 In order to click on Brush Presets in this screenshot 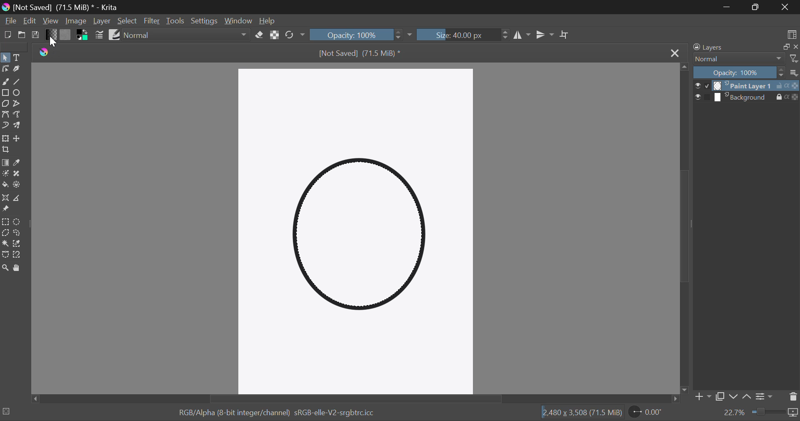, I will do `click(116, 35)`.